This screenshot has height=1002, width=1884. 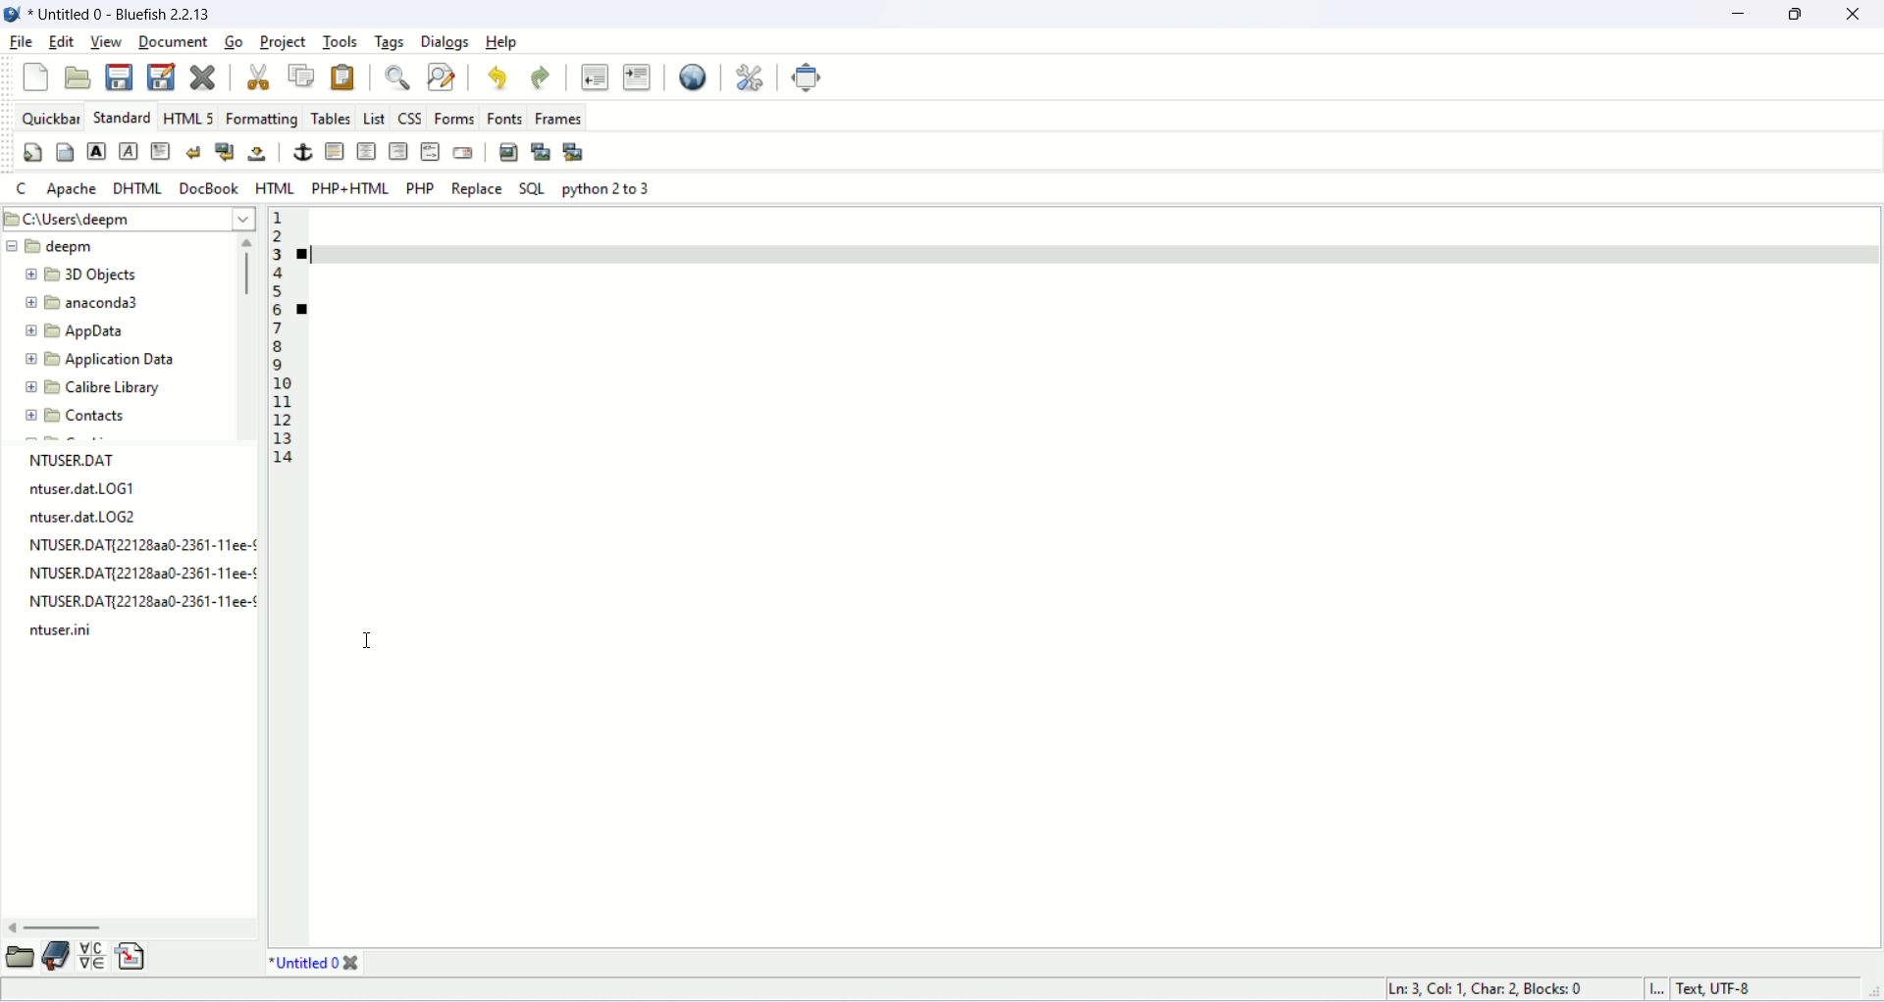 I want to click on snippets, so click(x=133, y=962).